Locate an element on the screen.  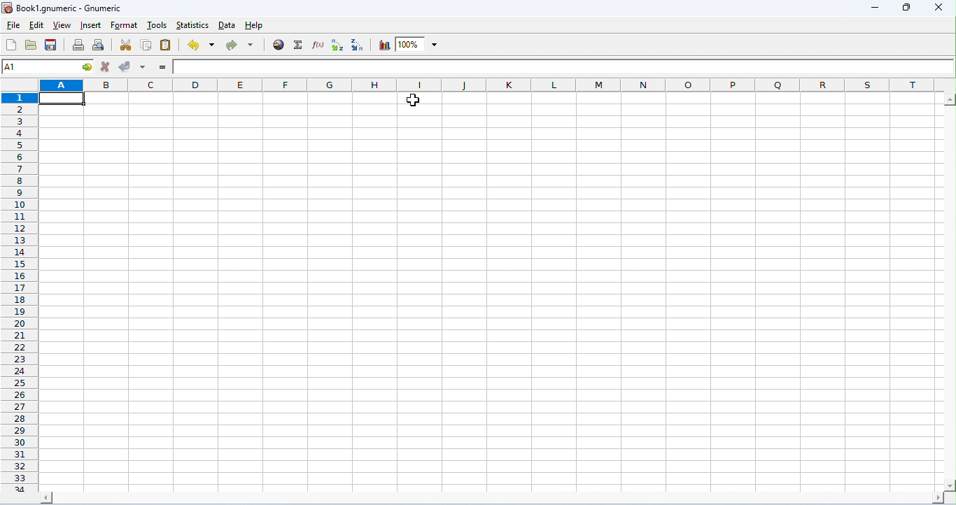
accept multiple changes is located at coordinates (143, 68).